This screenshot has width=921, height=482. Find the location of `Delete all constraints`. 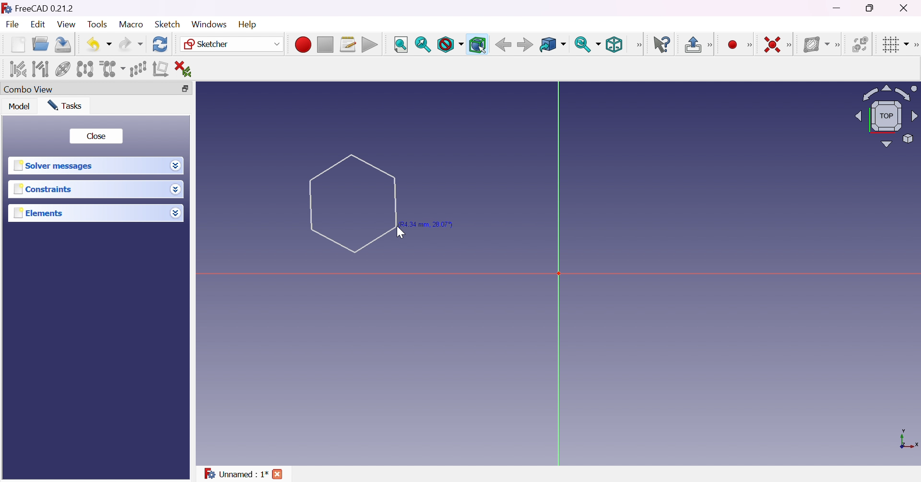

Delete all constraints is located at coordinates (186, 69).